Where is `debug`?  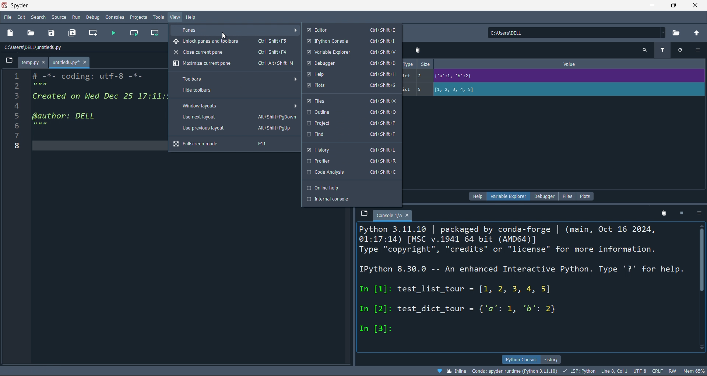 debug is located at coordinates (92, 17).